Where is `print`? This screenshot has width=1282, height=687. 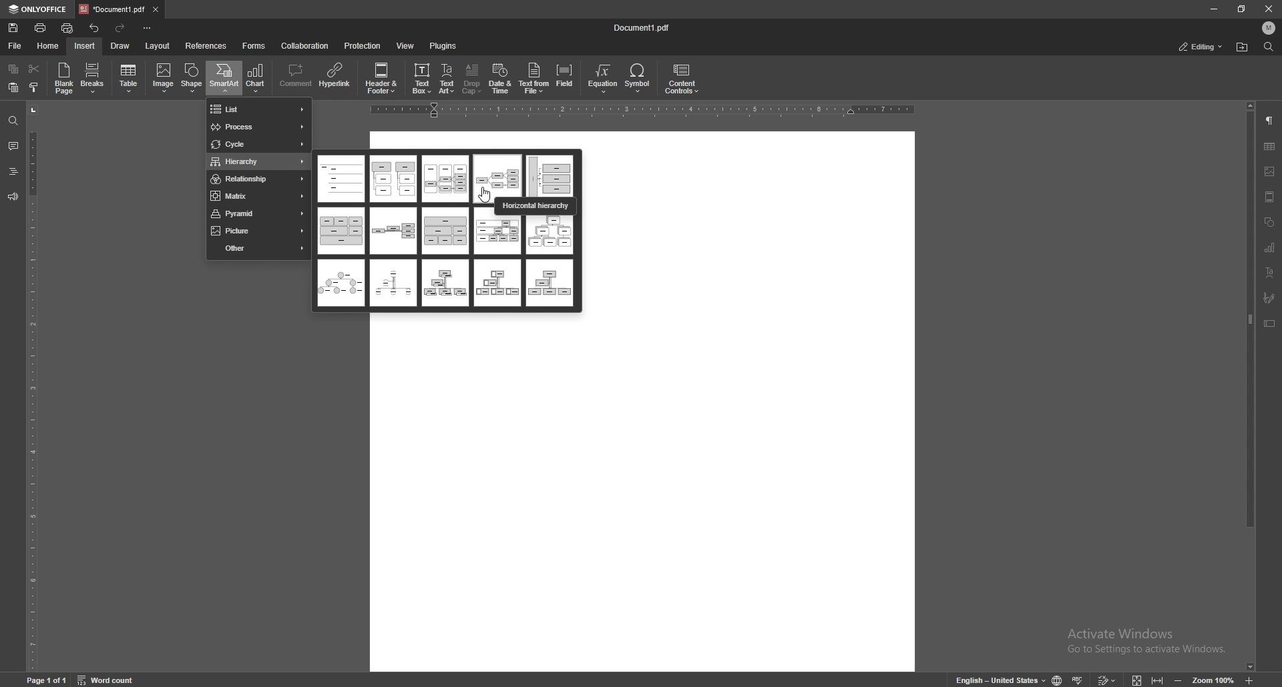 print is located at coordinates (41, 28).